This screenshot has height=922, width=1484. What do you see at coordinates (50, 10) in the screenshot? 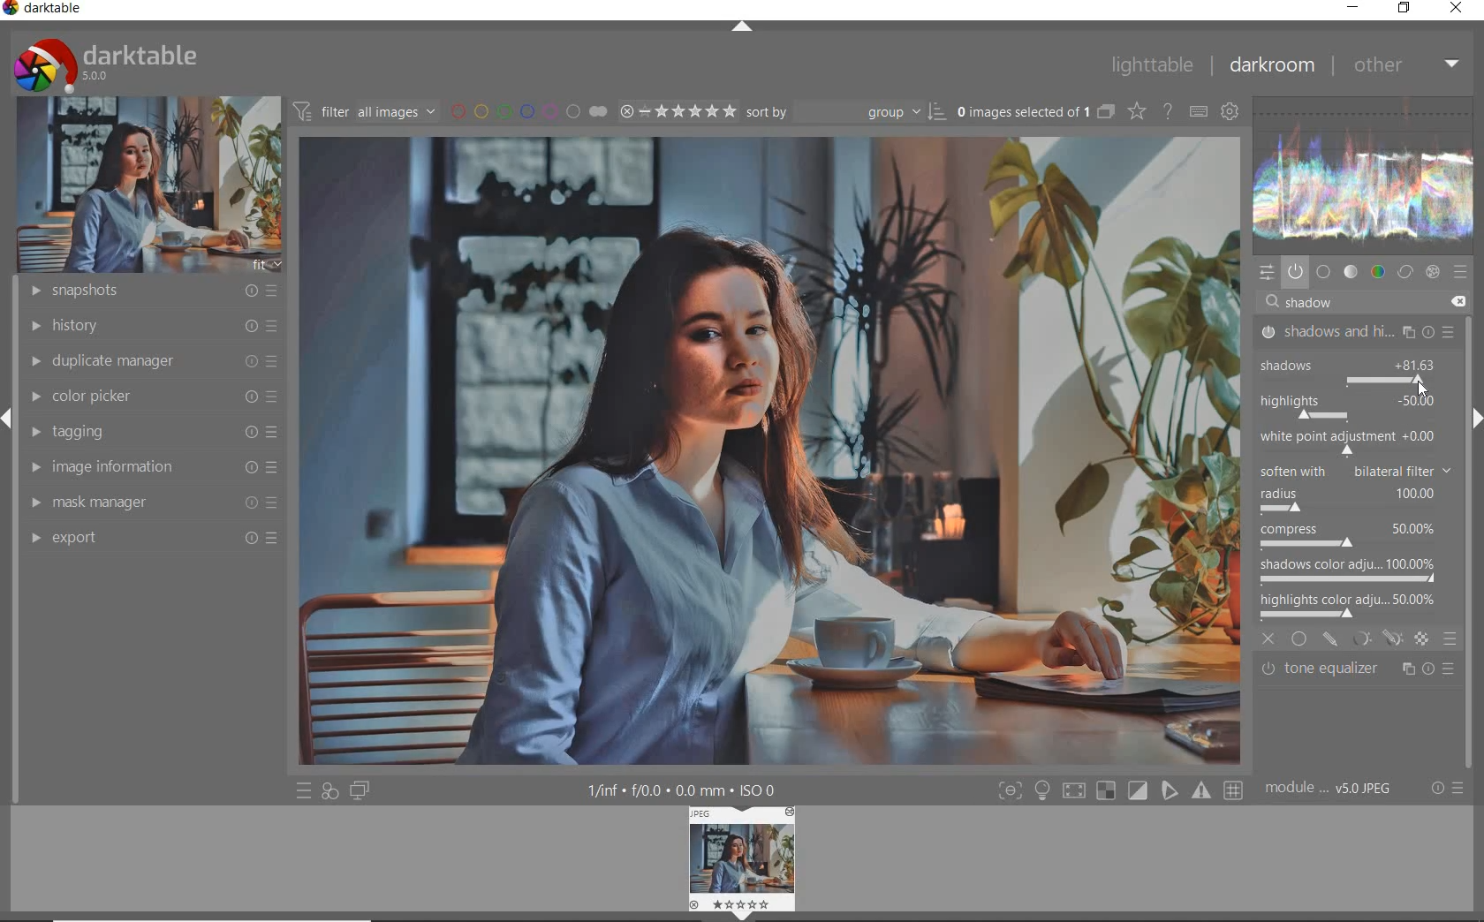
I see `darktable` at bounding box center [50, 10].